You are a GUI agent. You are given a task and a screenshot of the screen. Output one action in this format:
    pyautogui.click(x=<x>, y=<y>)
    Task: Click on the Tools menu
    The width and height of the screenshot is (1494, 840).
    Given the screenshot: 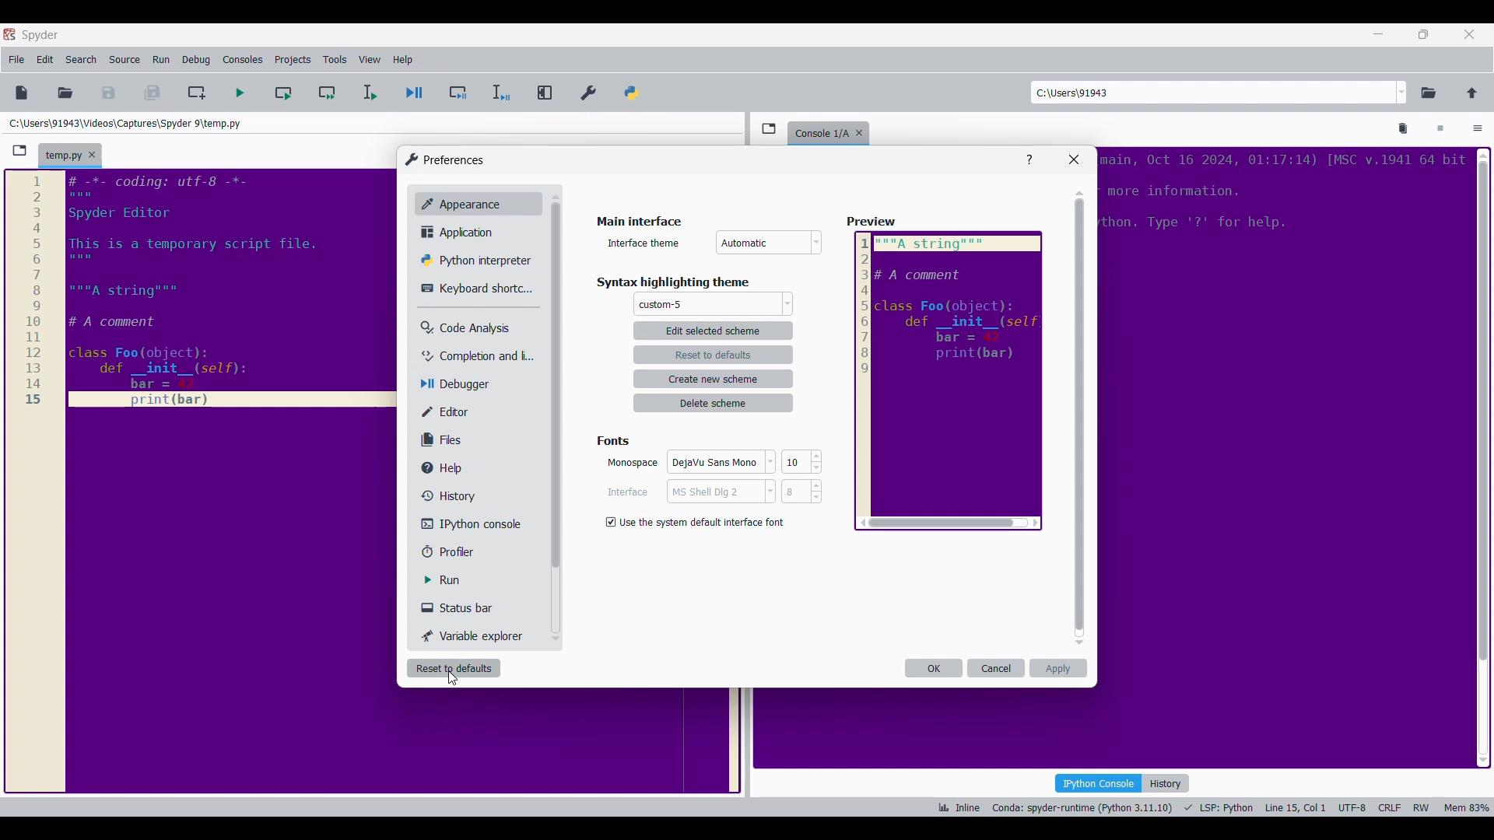 What is the action you would take?
    pyautogui.click(x=335, y=59)
    